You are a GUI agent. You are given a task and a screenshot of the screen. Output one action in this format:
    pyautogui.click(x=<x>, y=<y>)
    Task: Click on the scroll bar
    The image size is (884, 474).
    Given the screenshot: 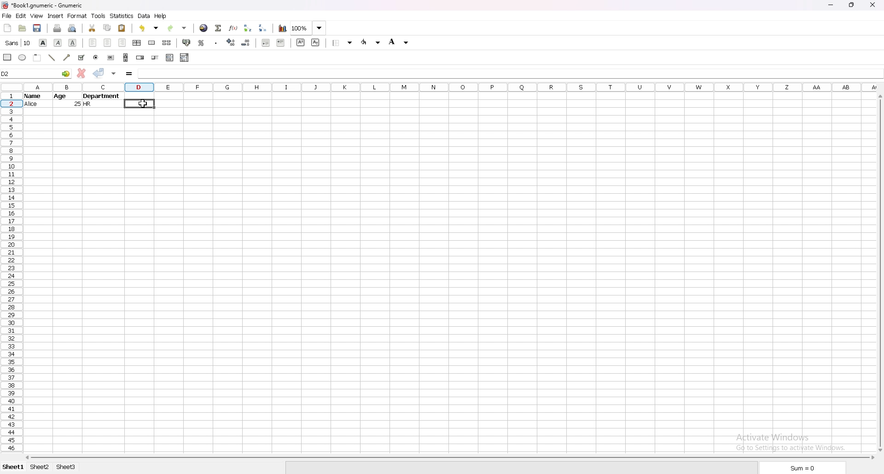 What is the action you would take?
    pyautogui.click(x=126, y=58)
    